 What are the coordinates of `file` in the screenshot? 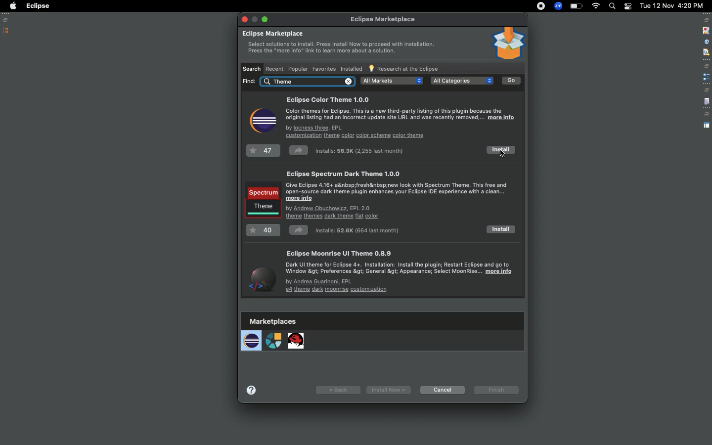 It's located at (707, 102).